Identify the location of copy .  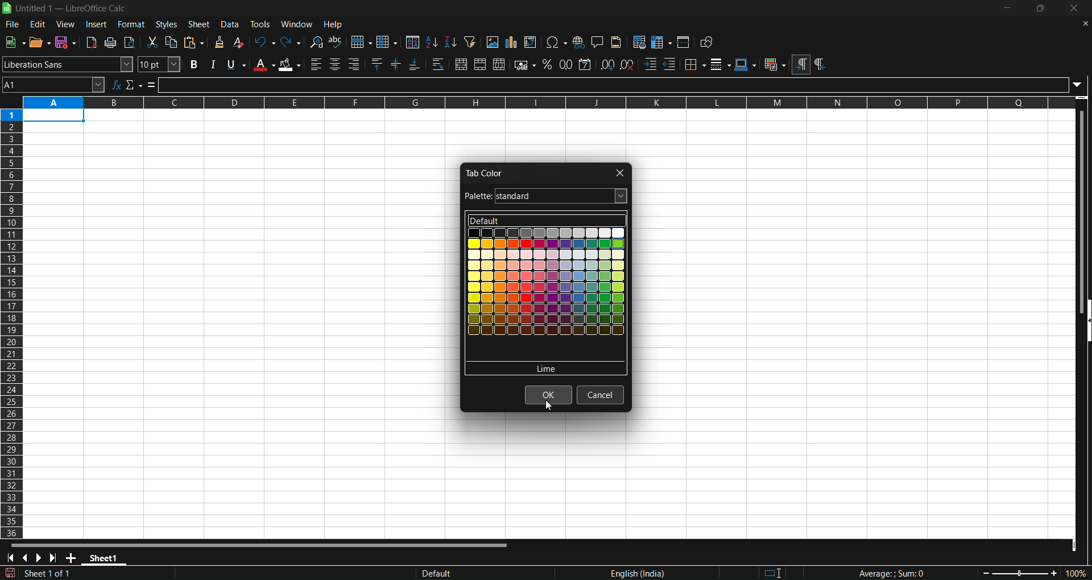
(173, 42).